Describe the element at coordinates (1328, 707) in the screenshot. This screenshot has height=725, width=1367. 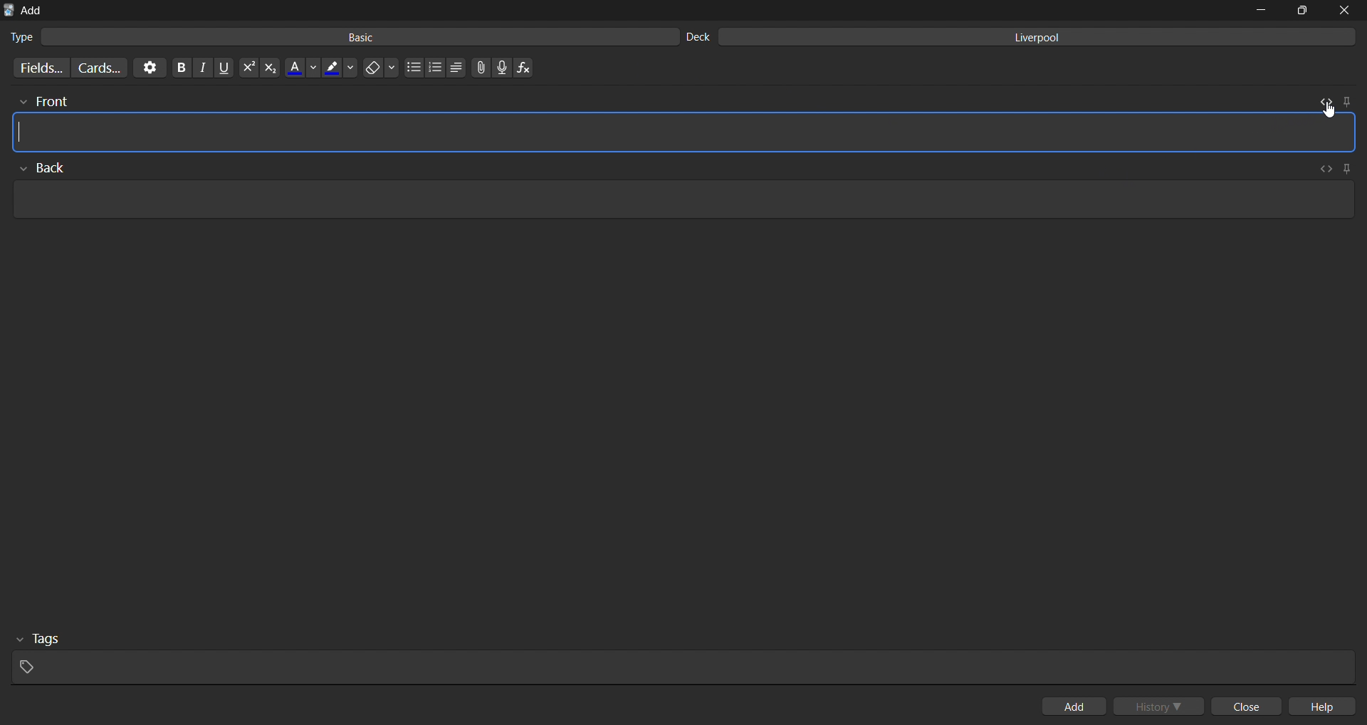
I see `help` at that location.